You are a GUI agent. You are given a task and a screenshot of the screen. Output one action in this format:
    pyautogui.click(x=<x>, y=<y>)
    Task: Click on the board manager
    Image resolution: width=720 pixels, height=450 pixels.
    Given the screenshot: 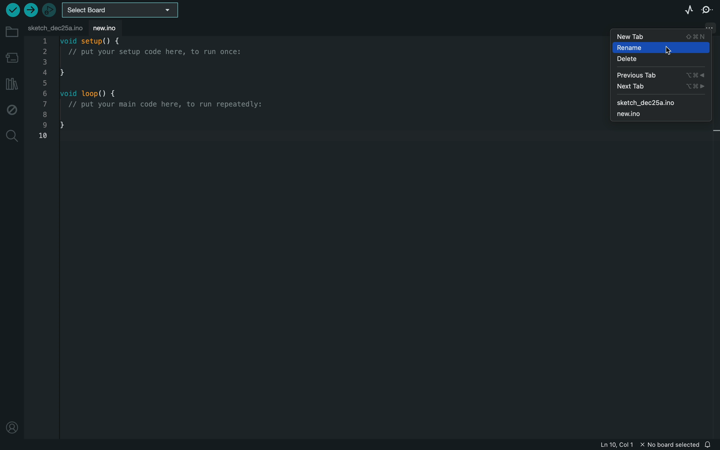 What is the action you would take?
    pyautogui.click(x=12, y=56)
    